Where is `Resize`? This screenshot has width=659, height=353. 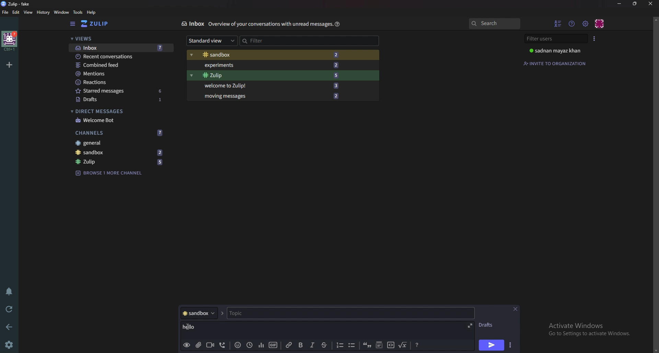 Resize is located at coordinates (635, 3).